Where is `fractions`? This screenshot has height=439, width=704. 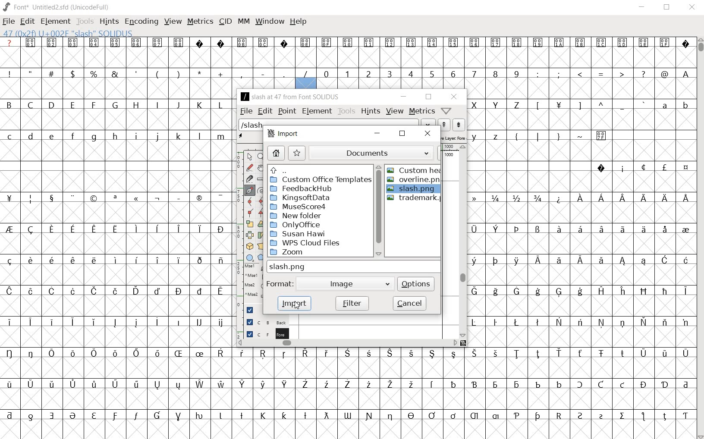 fractions is located at coordinates (521, 198).